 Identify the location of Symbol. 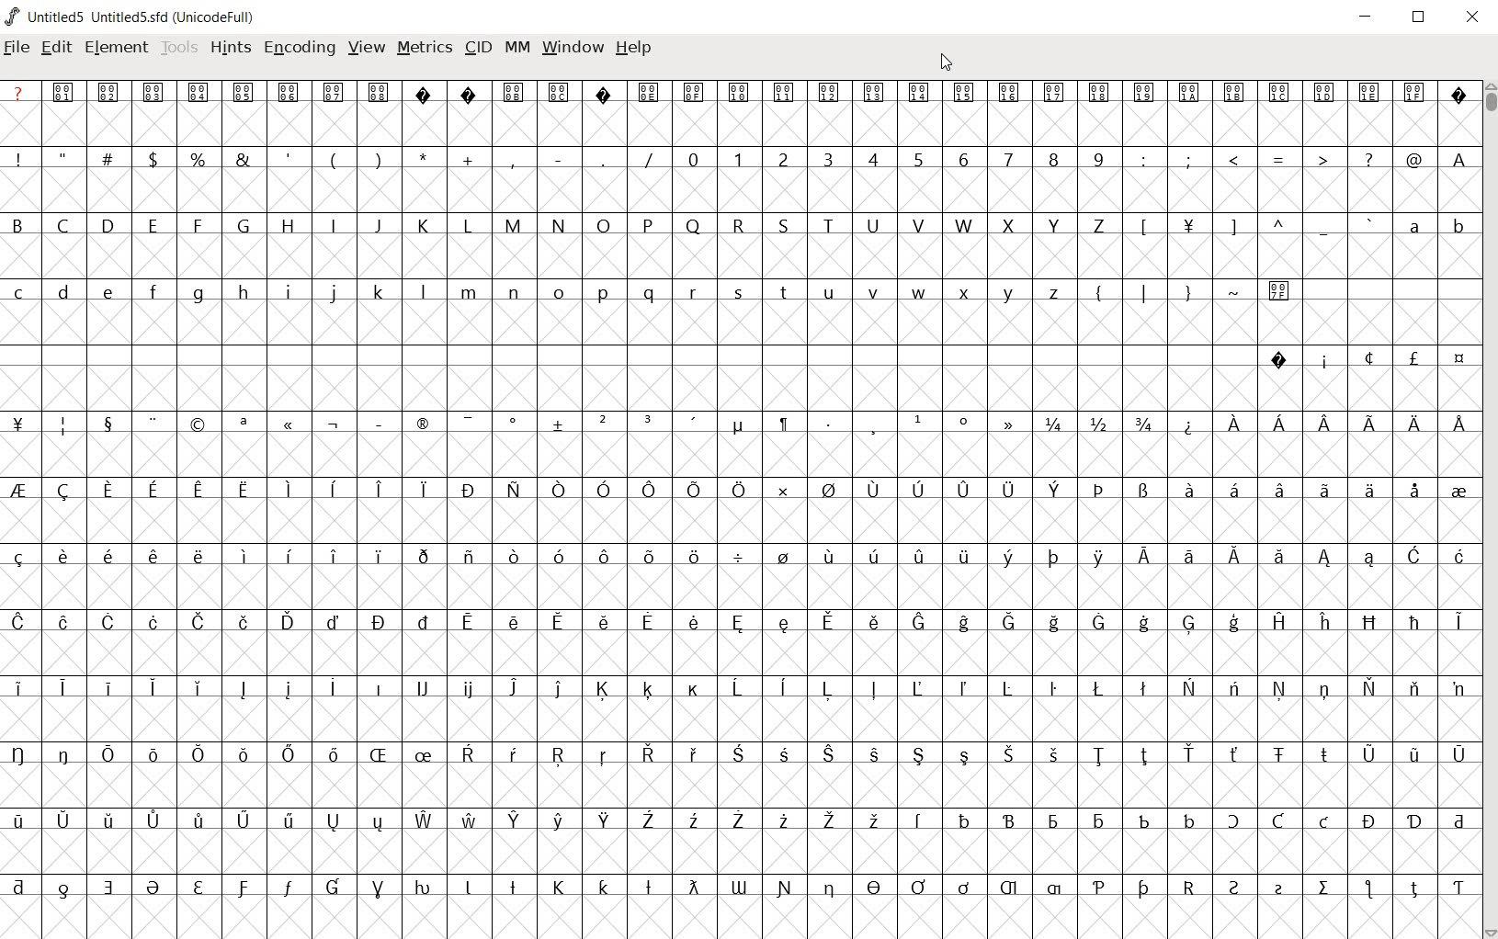
(154, 91).